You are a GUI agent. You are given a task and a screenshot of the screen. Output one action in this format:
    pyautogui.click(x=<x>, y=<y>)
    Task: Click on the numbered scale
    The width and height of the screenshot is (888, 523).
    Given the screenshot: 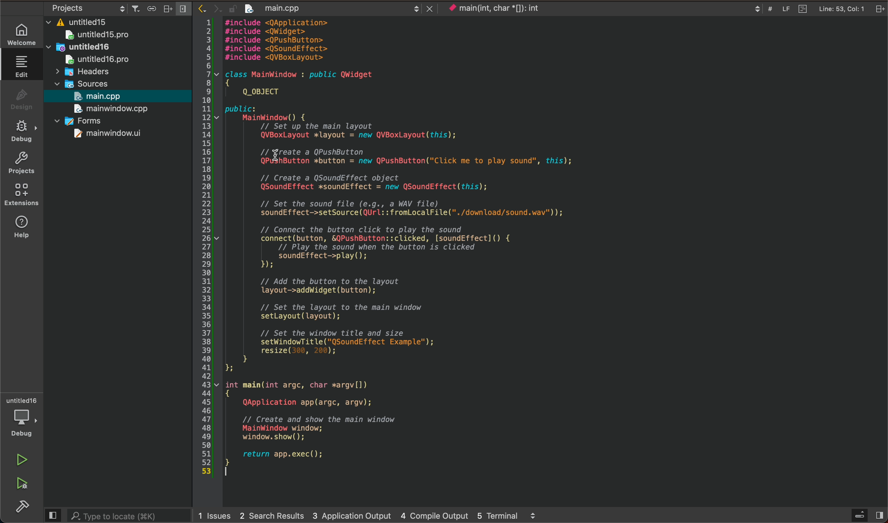 What is the action you would take?
    pyautogui.click(x=209, y=249)
    